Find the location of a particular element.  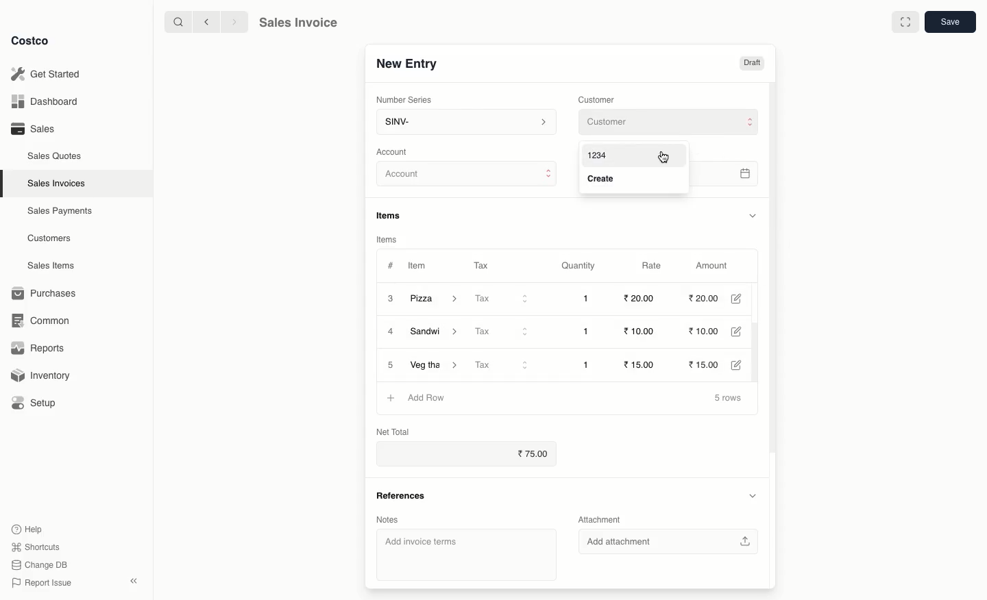

Feb 26, 2025 13:36:07 is located at coordinates (742, 174).